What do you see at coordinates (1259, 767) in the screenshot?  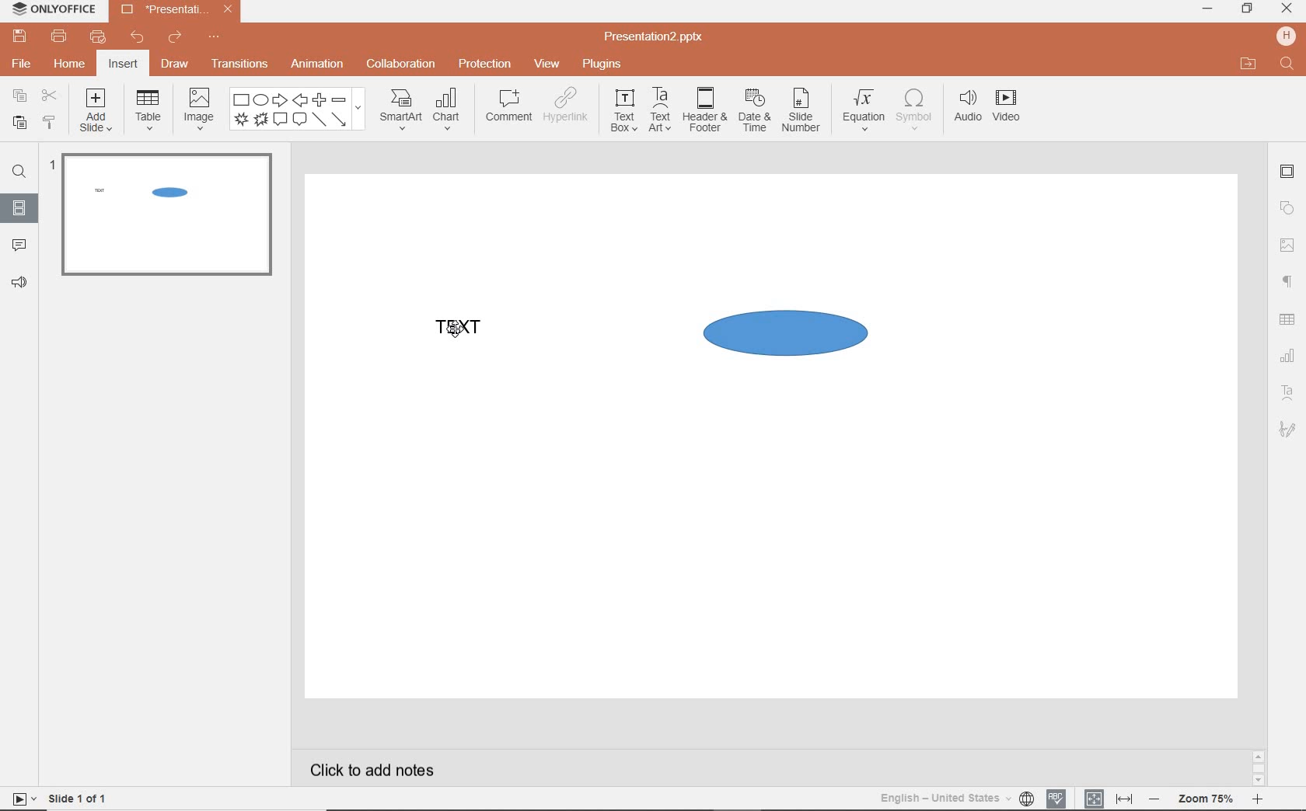 I see `SCROLLBAR` at bounding box center [1259, 767].